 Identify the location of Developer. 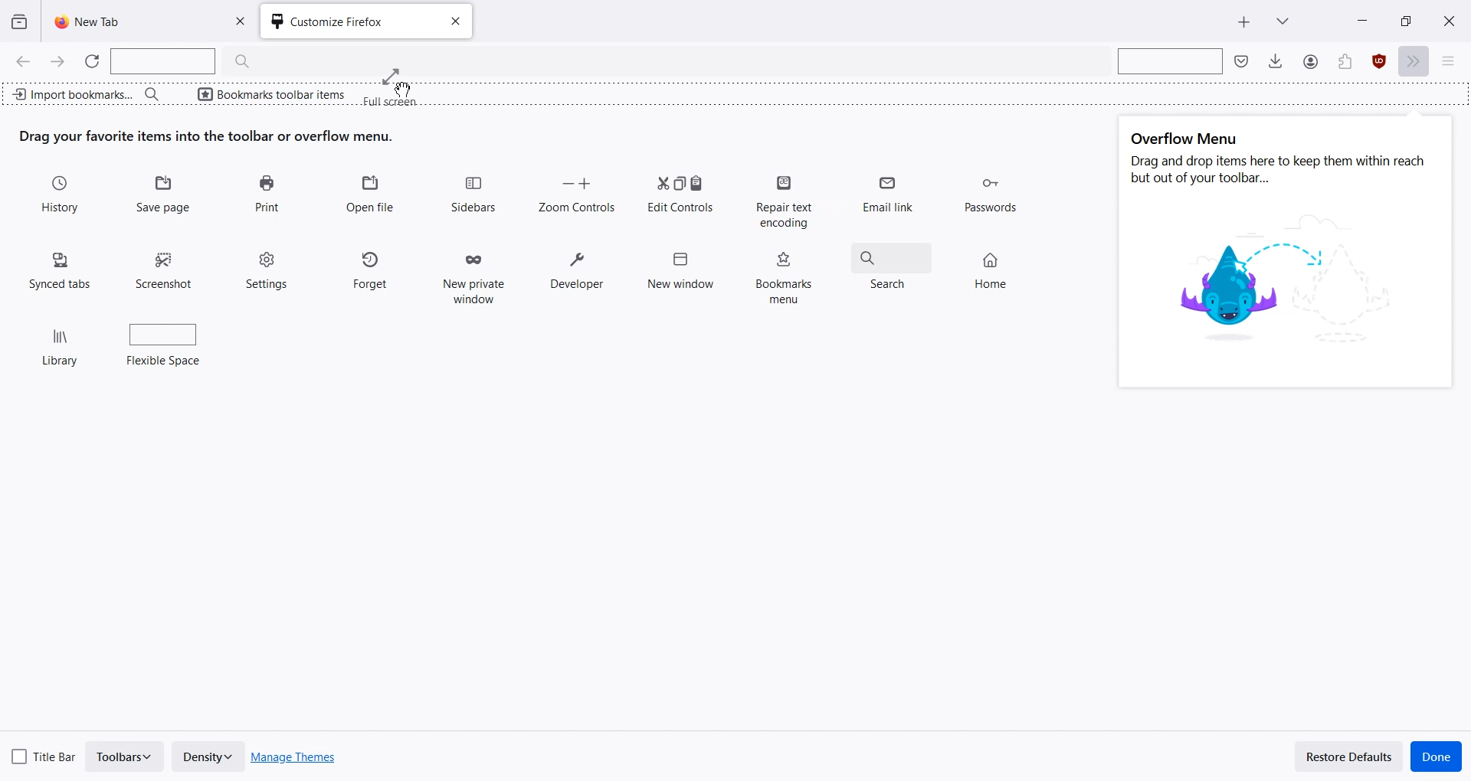
(577, 272).